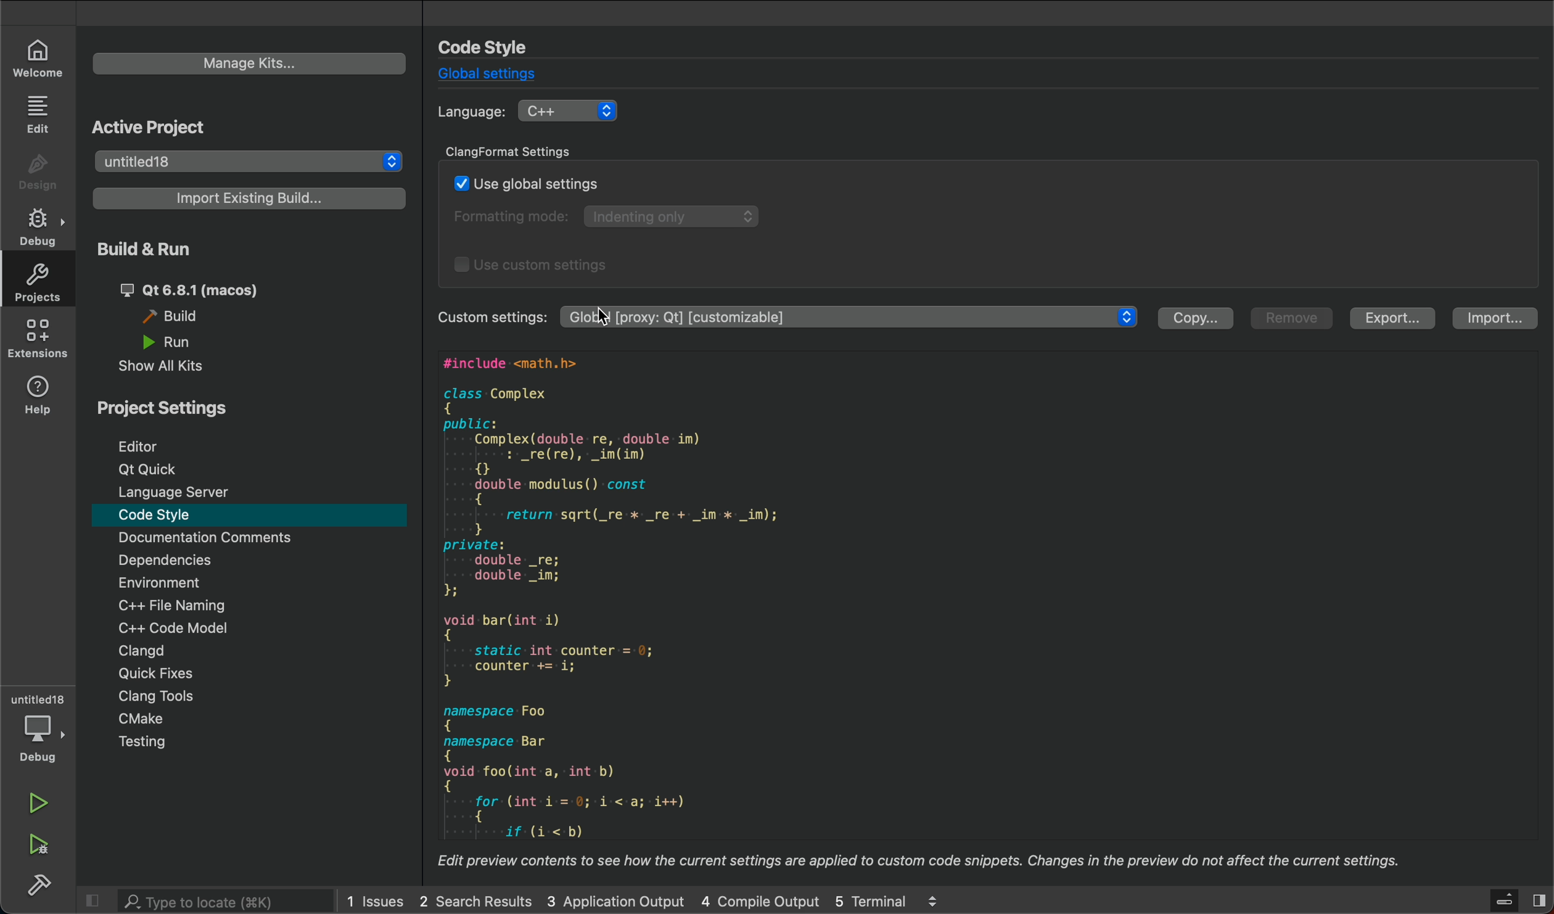 This screenshot has width=1554, height=914. What do you see at coordinates (37, 175) in the screenshot?
I see `design` at bounding box center [37, 175].